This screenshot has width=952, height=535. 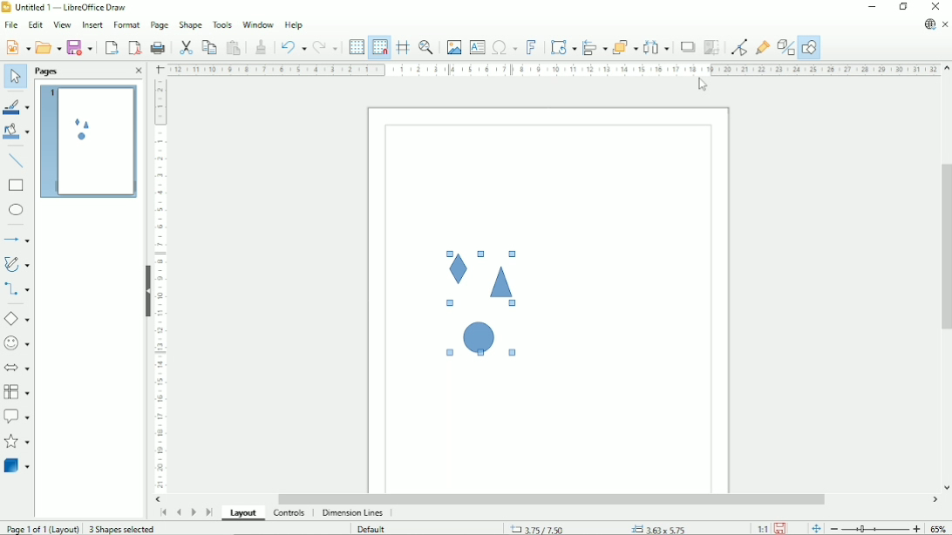 What do you see at coordinates (162, 513) in the screenshot?
I see `Scroll to first page` at bounding box center [162, 513].